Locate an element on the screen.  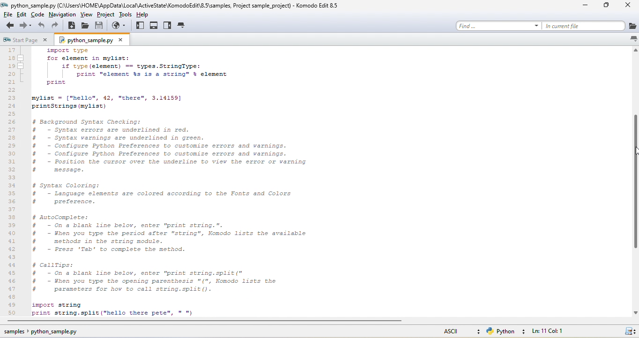
edit is located at coordinates (23, 15).